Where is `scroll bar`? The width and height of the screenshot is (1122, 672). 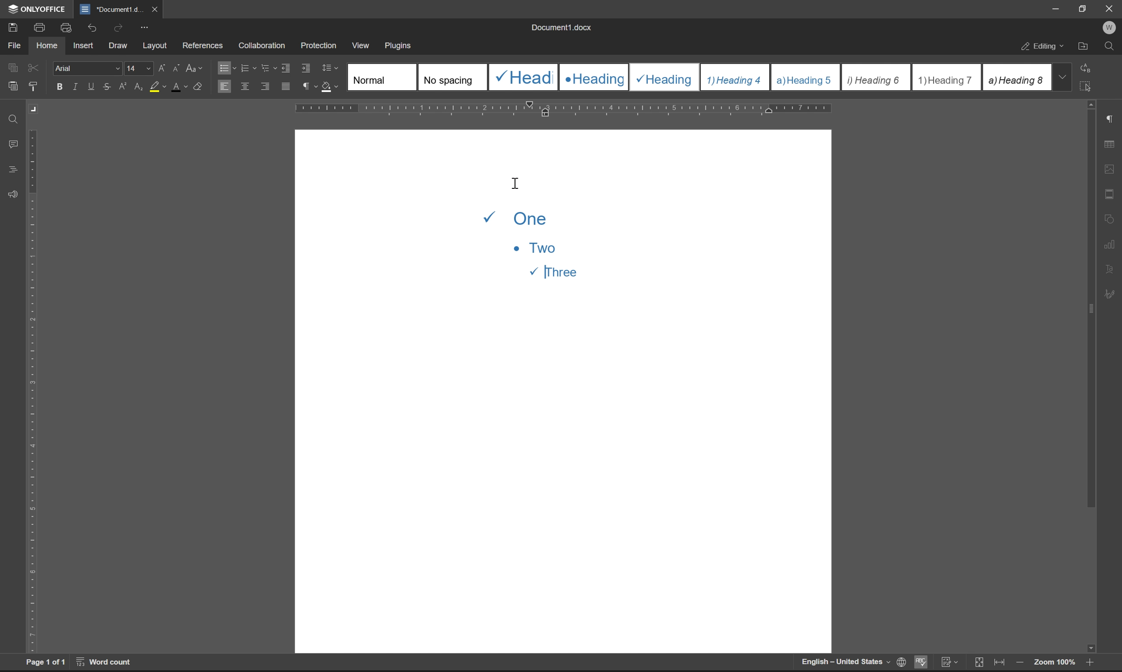 scroll bar is located at coordinates (1089, 377).